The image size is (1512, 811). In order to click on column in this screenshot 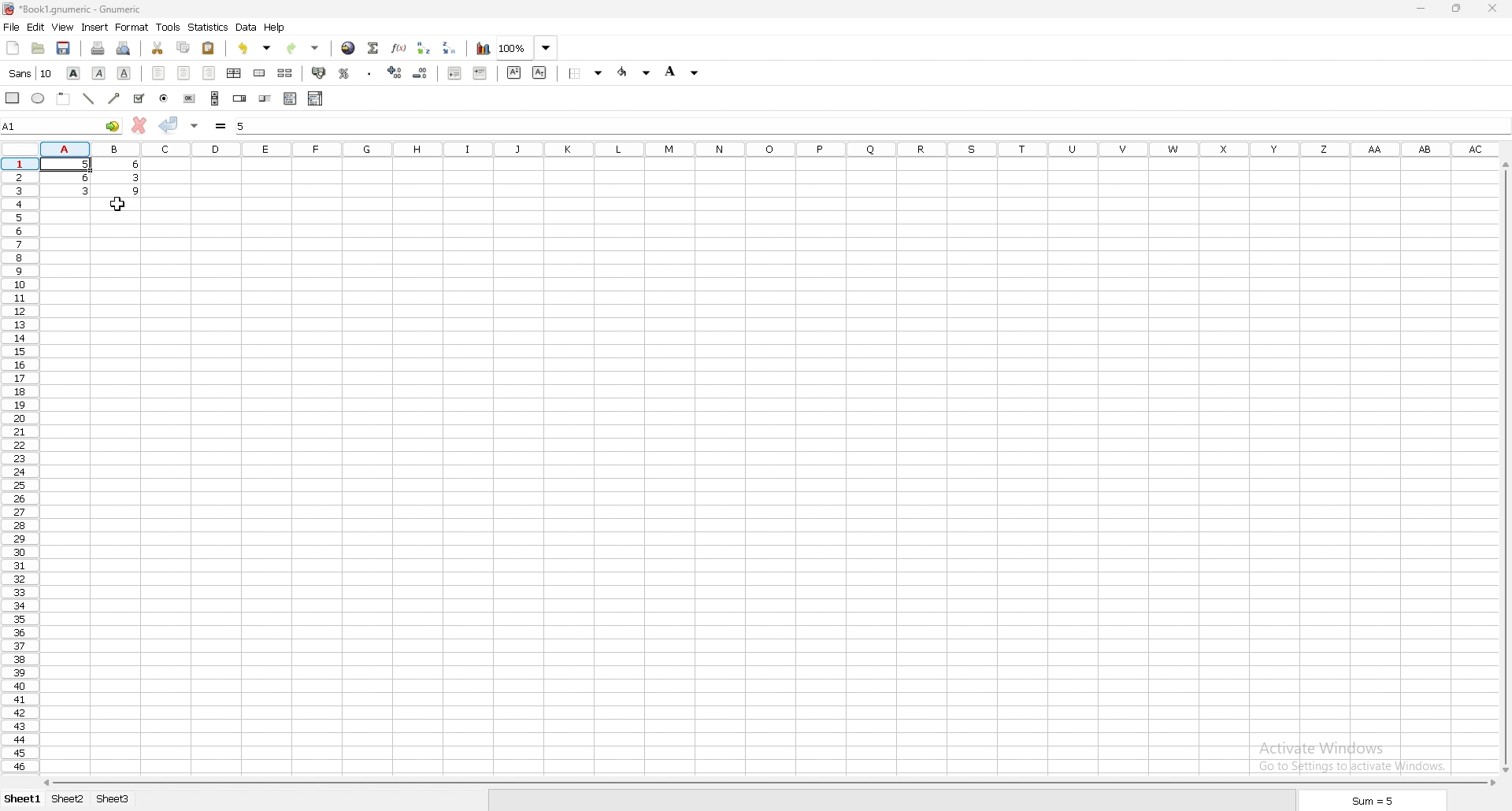, I will do `click(766, 150)`.